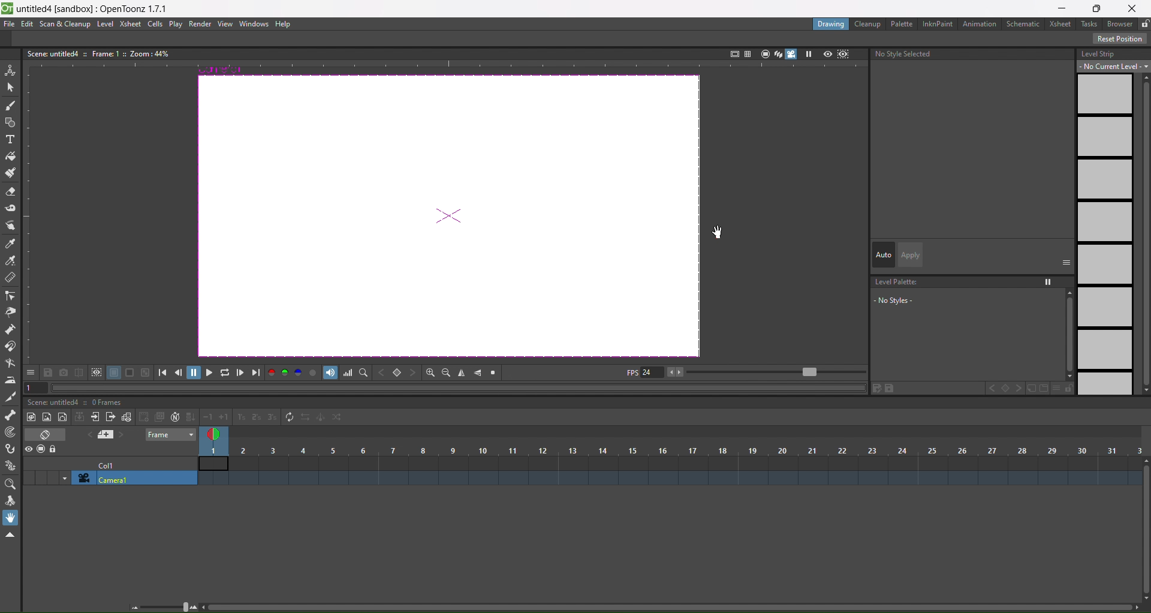  I want to click on col1, so click(112, 464).